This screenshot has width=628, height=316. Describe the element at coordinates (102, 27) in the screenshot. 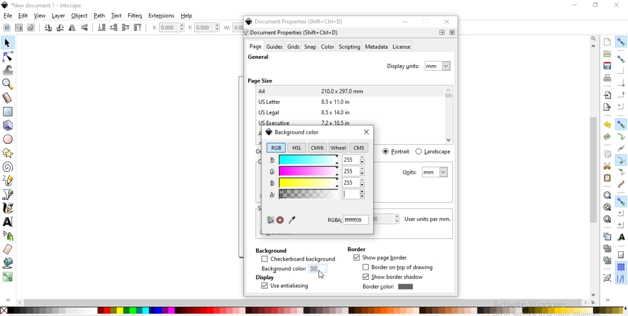

I see `lower selection to bottom` at that location.